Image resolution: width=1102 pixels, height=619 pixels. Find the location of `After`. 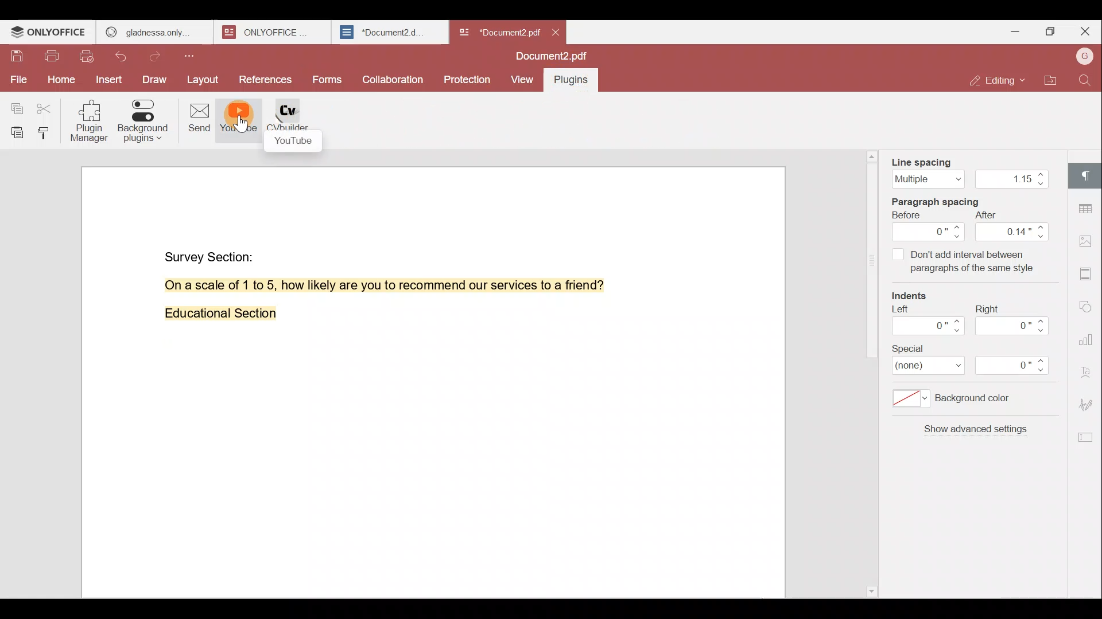

After is located at coordinates (1013, 226).